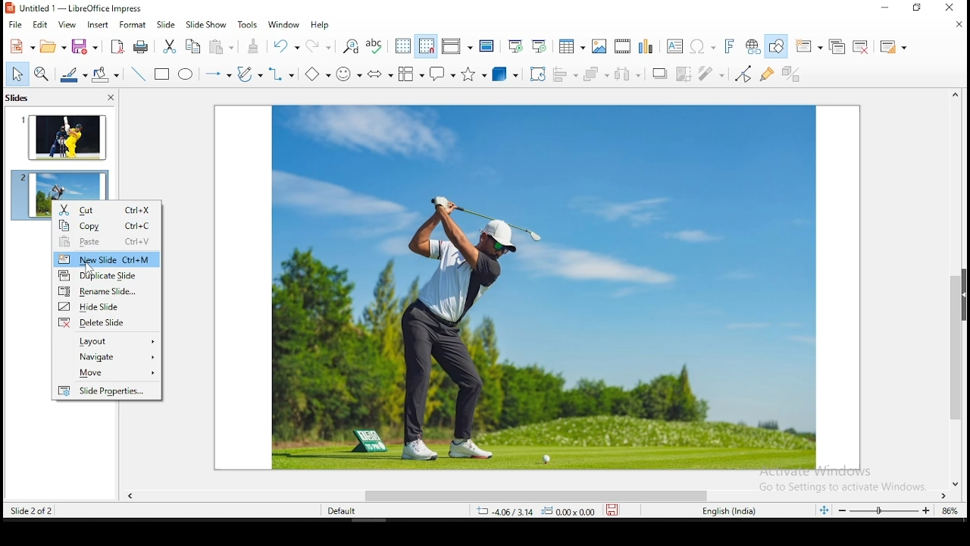 This screenshot has height=546, width=970. Describe the element at coordinates (107, 358) in the screenshot. I see `Navigate` at that location.